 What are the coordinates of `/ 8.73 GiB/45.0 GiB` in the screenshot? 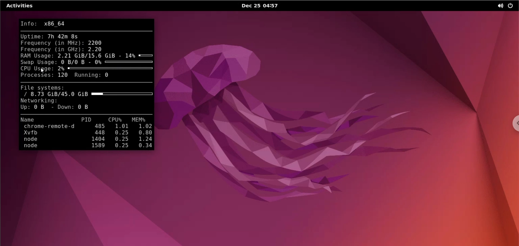 It's located at (86, 94).